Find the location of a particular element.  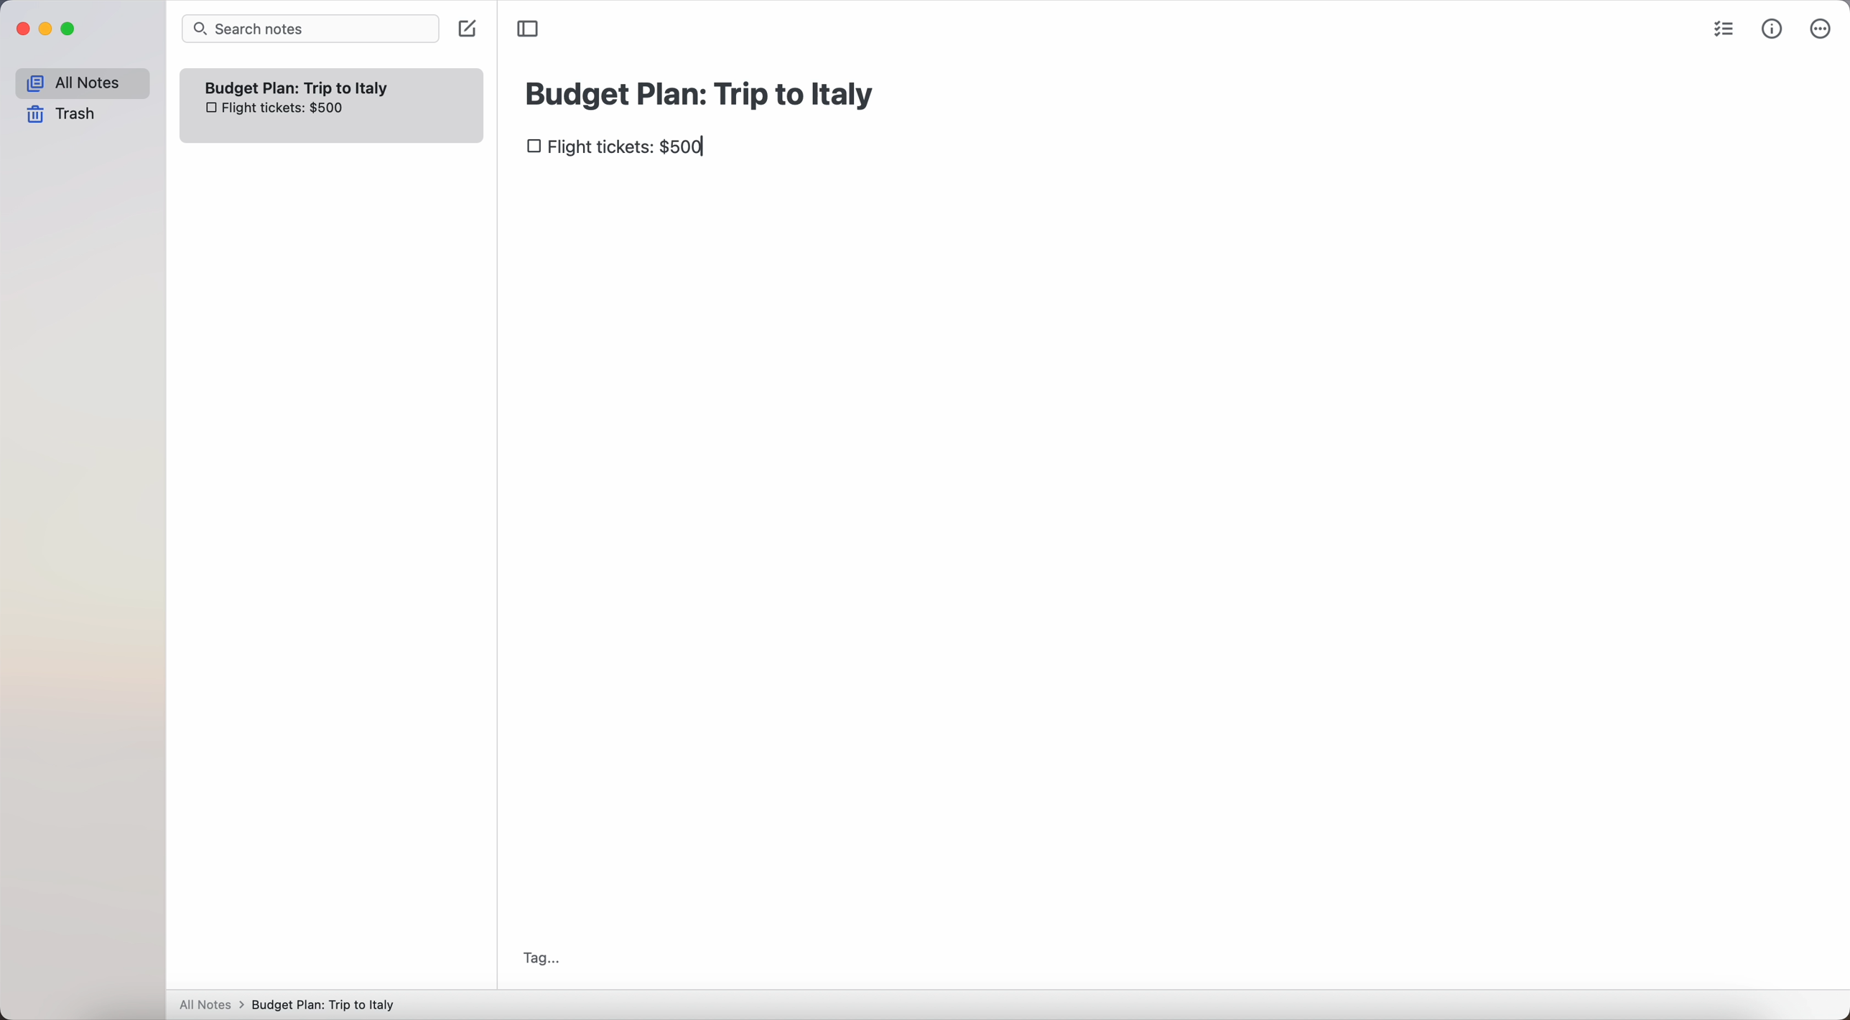

tag is located at coordinates (541, 958).